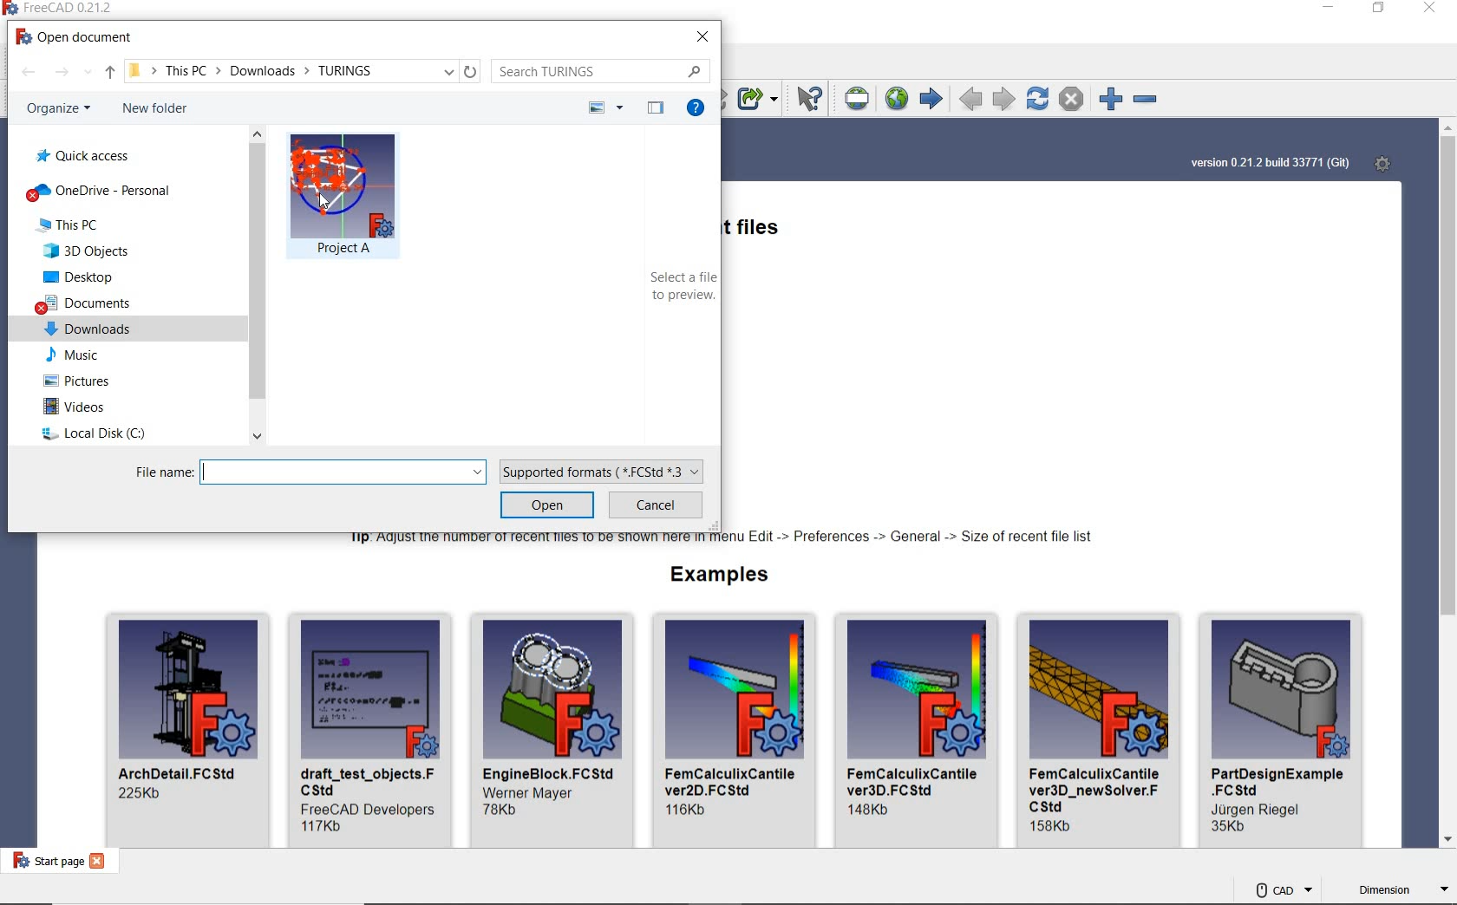 This screenshot has width=1457, height=905. Describe the element at coordinates (89, 252) in the screenshot. I see `3D objects` at that location.